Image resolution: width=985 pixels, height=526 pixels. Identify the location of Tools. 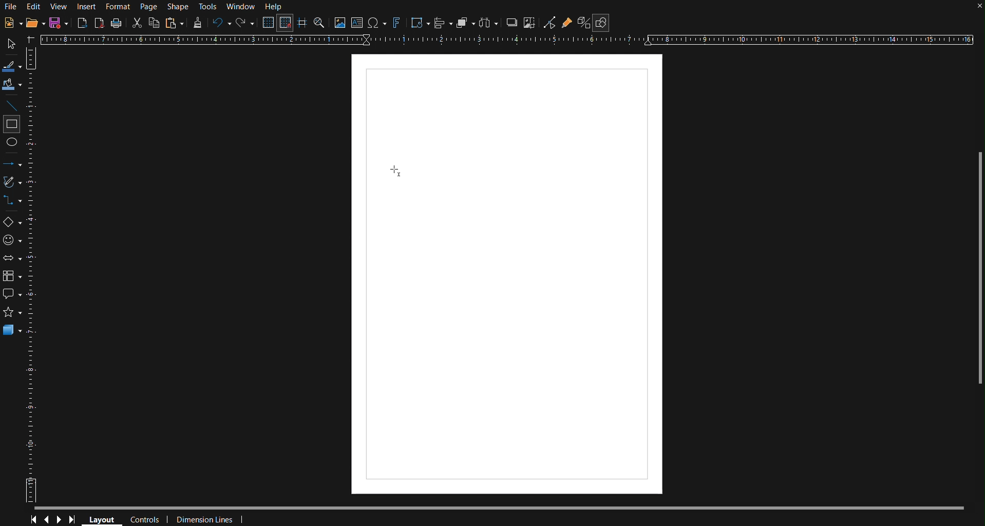
(209, 7).